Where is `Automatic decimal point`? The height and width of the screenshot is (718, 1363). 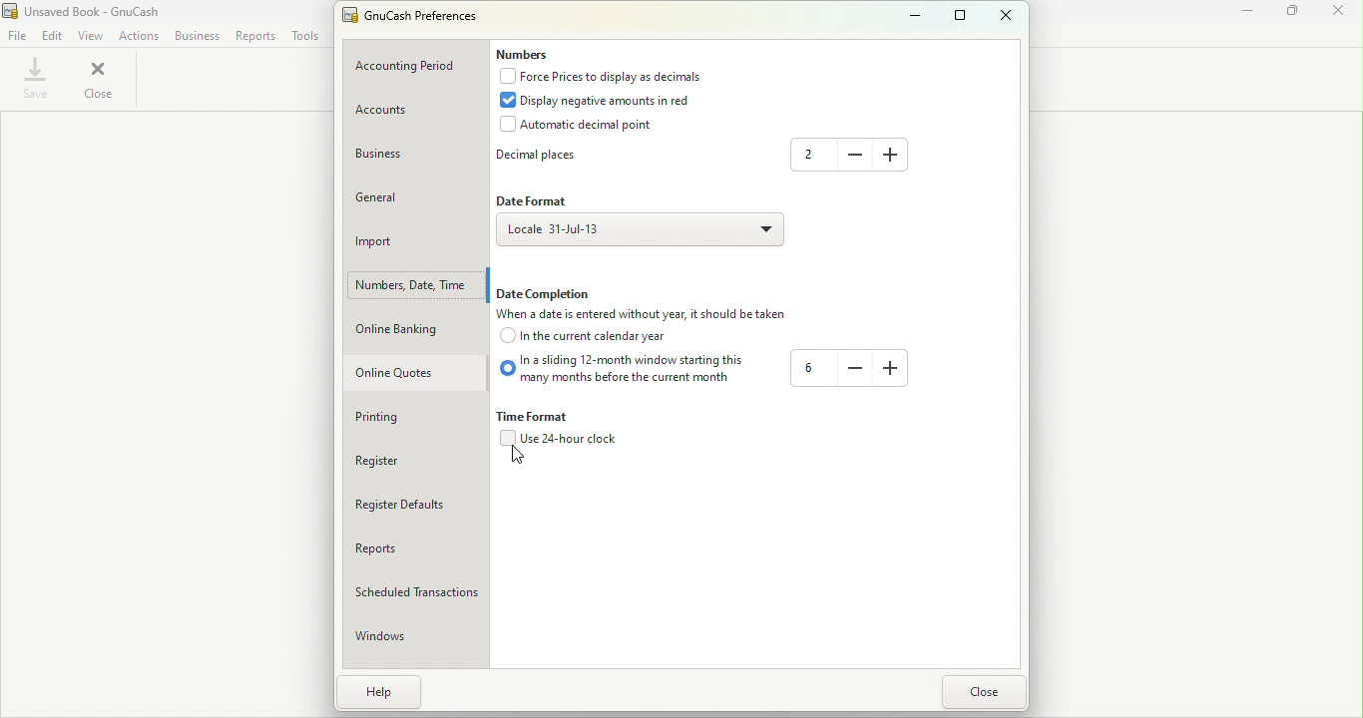
Automatic decimal point is located at coordinates (572, 121).